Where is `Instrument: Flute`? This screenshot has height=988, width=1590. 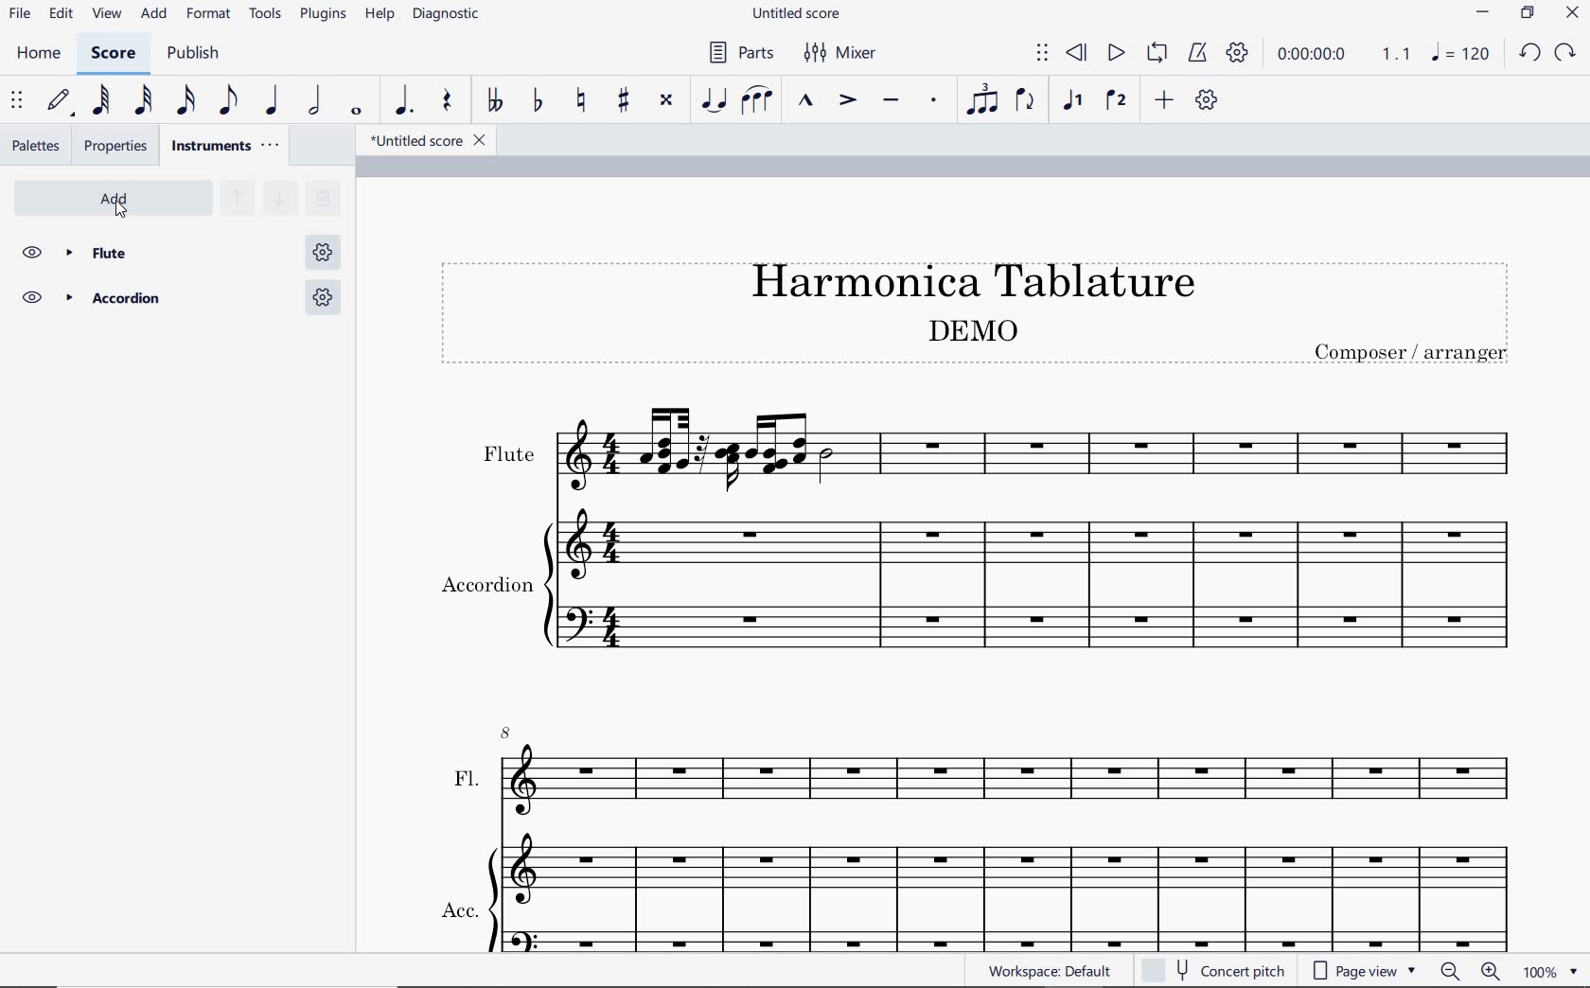 Instrument: Flute is located at coordinates (991, 451).